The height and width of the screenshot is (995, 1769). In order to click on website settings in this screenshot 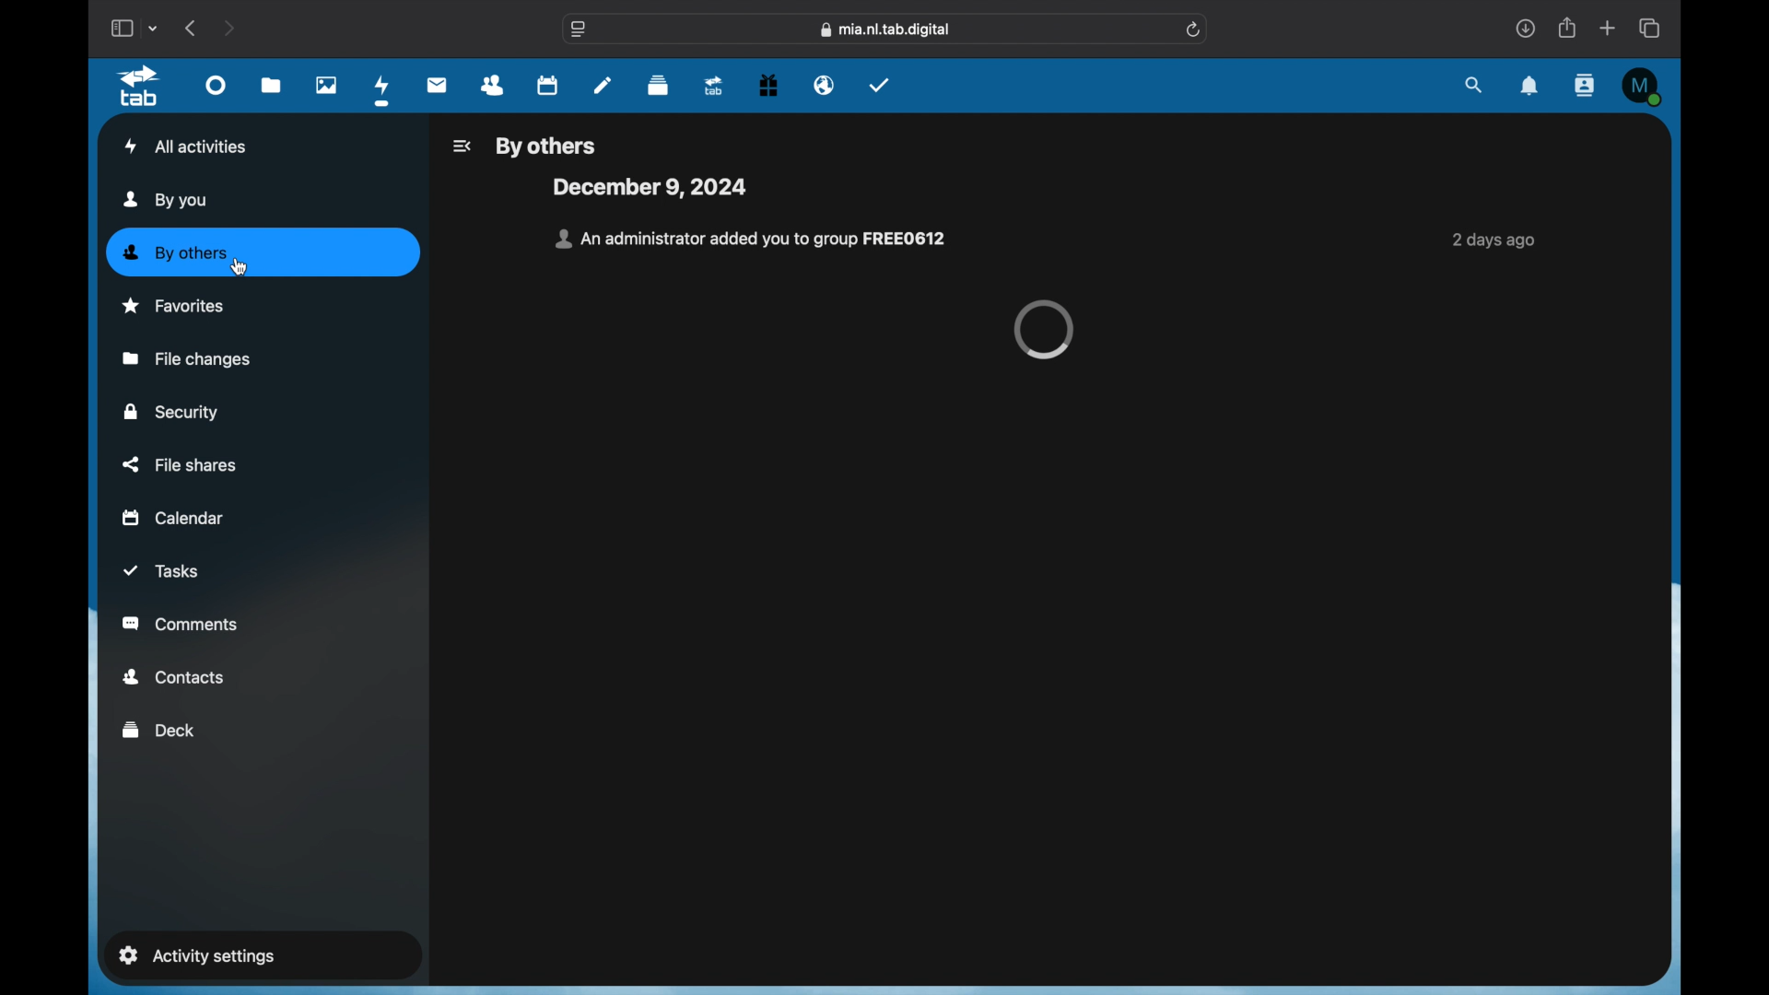, I will do `click(579, 29)`.